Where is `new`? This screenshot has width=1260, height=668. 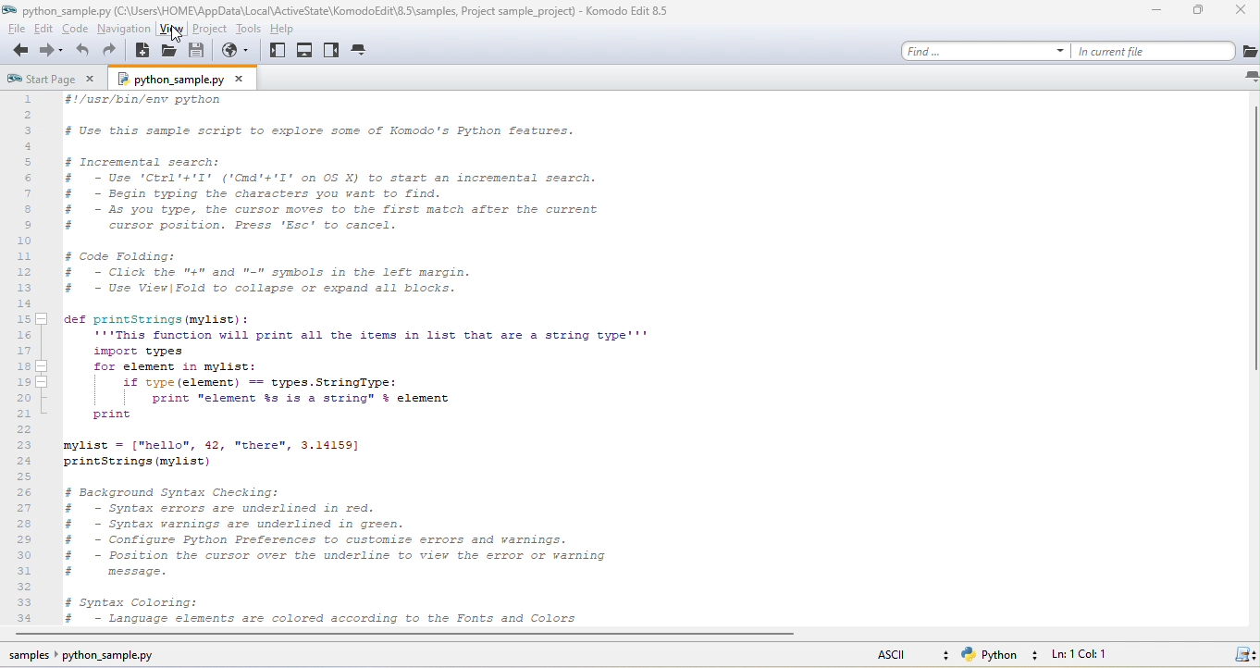 new is located at coordinates (142, 51).